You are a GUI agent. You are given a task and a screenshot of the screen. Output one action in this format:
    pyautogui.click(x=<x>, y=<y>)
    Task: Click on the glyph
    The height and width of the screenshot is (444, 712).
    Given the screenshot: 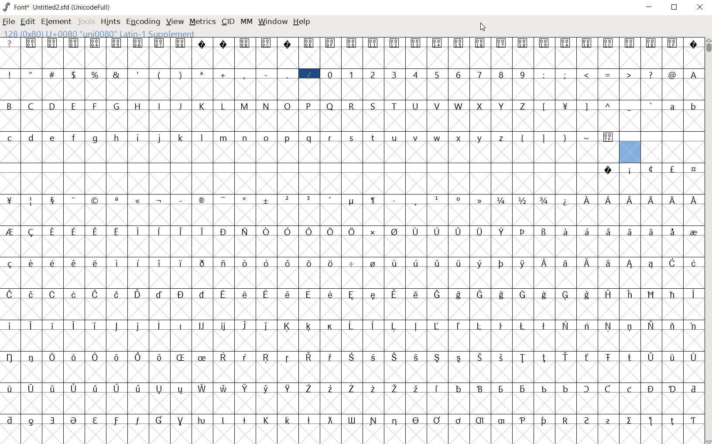 What is the action you would take?
    pyautogui.click(x=74, y=43)
    